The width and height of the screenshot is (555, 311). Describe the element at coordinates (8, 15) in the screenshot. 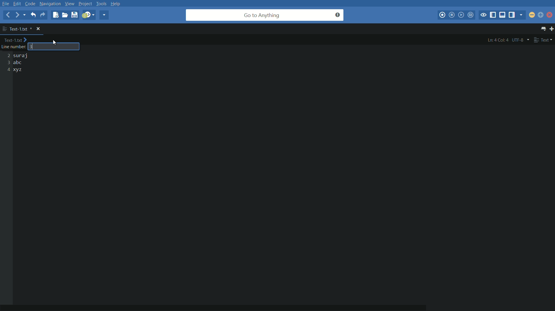

I see `back` at that location.